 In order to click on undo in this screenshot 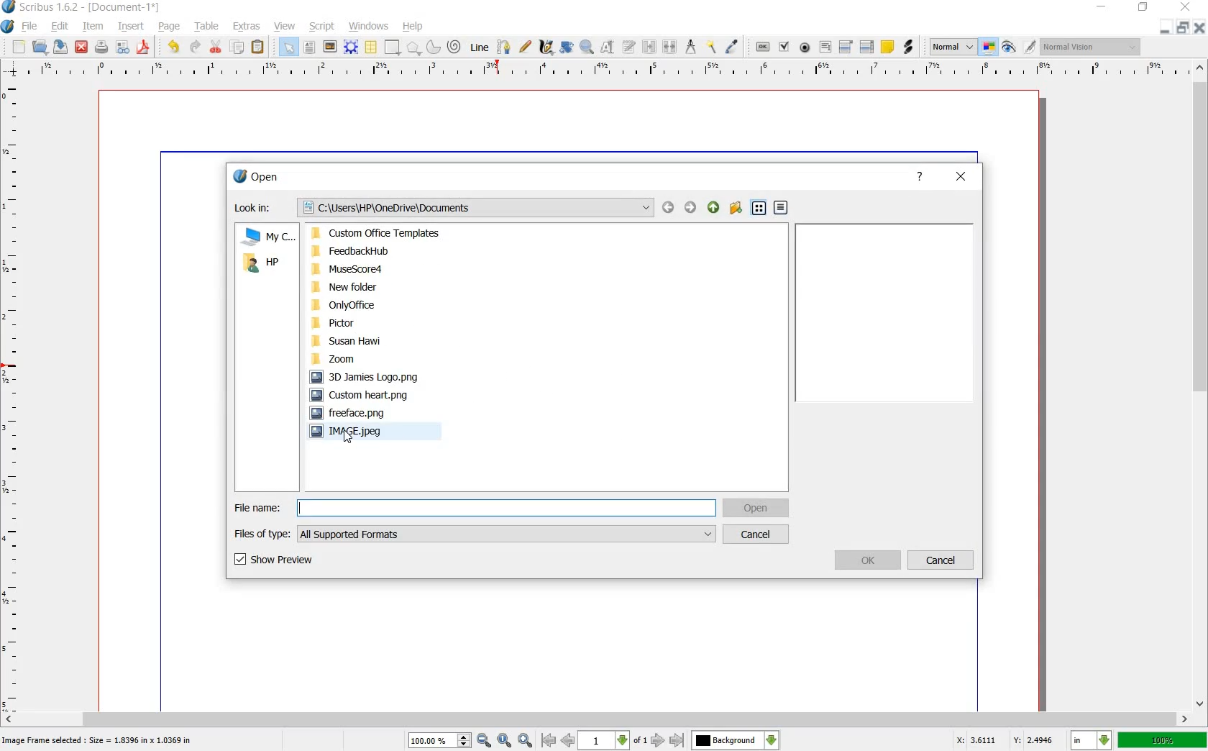, I will do `click(174, 46)`.